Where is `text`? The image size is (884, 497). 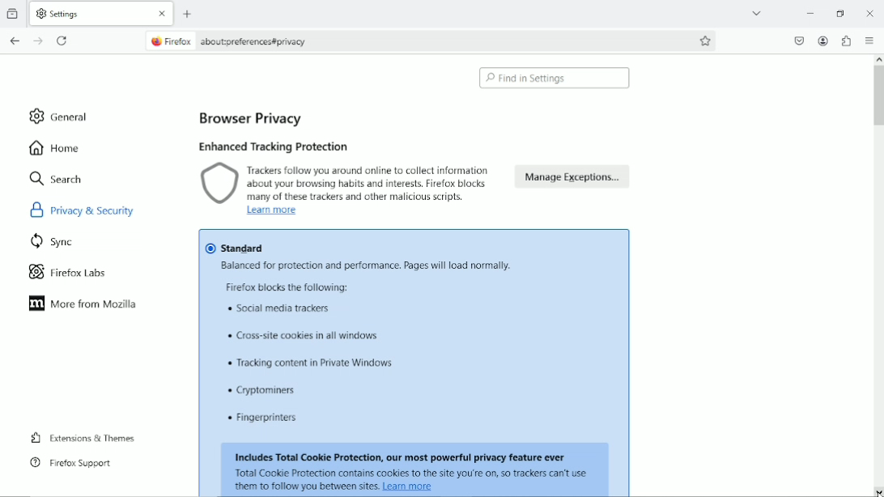
text is located at coordinates (312, 364).